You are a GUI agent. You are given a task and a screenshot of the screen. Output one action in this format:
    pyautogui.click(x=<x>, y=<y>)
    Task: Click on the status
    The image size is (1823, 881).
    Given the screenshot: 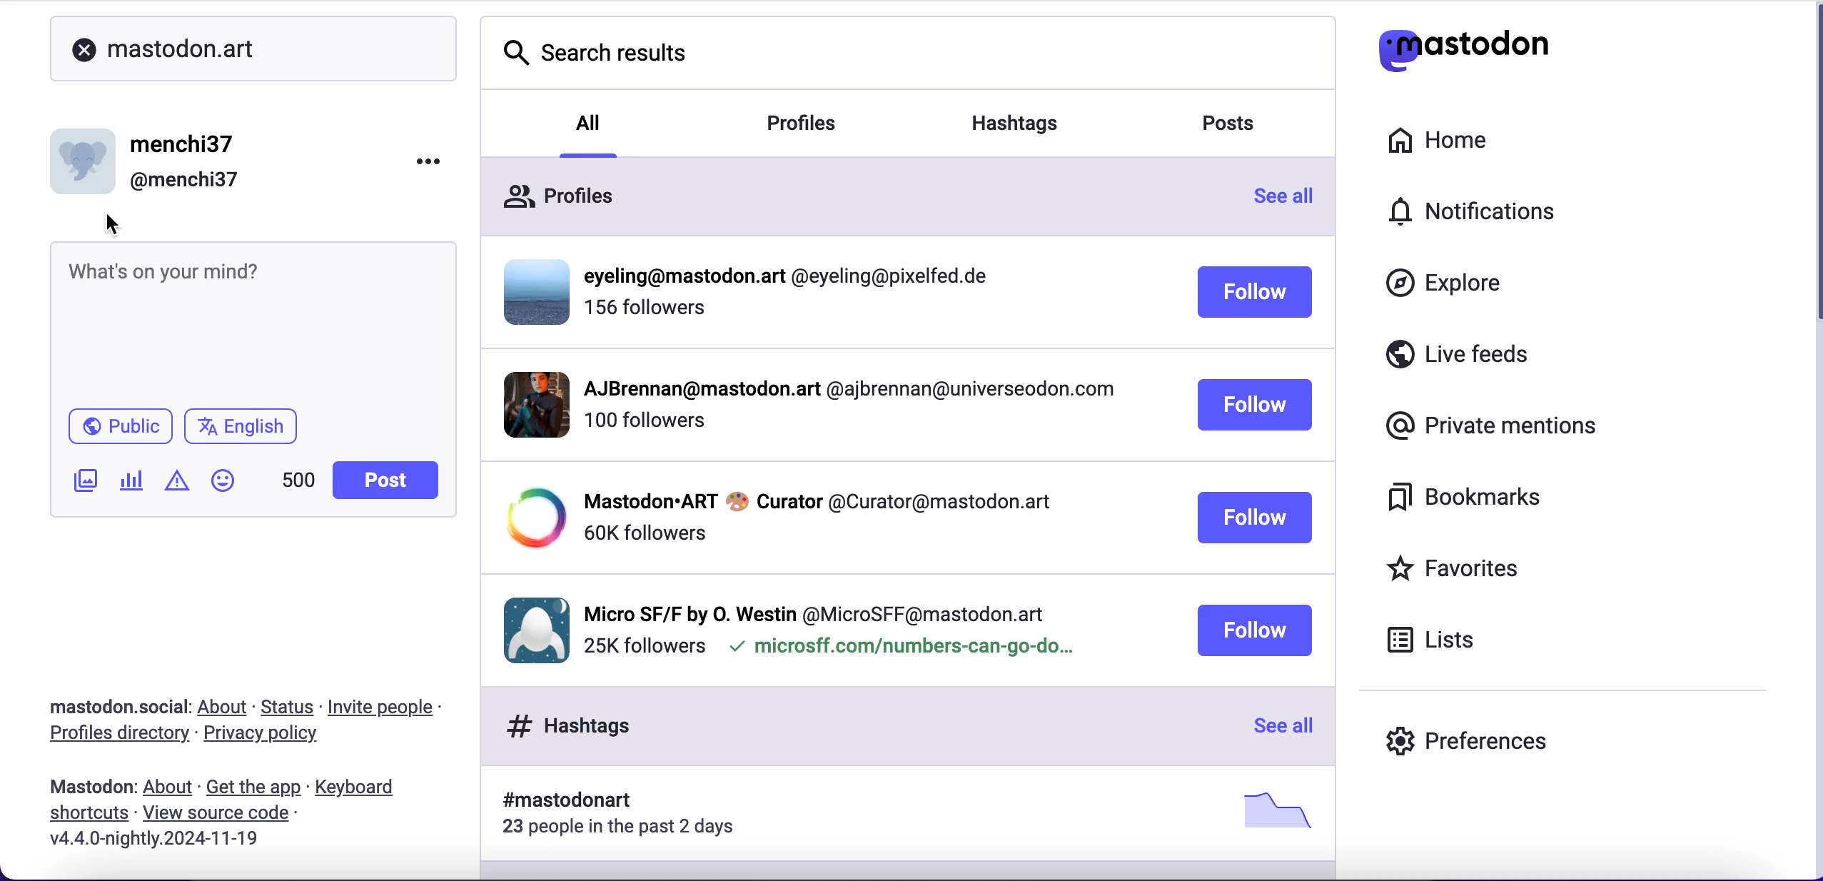 What is the action you would take?
    pyautogui.click(x=287, y=708)
    